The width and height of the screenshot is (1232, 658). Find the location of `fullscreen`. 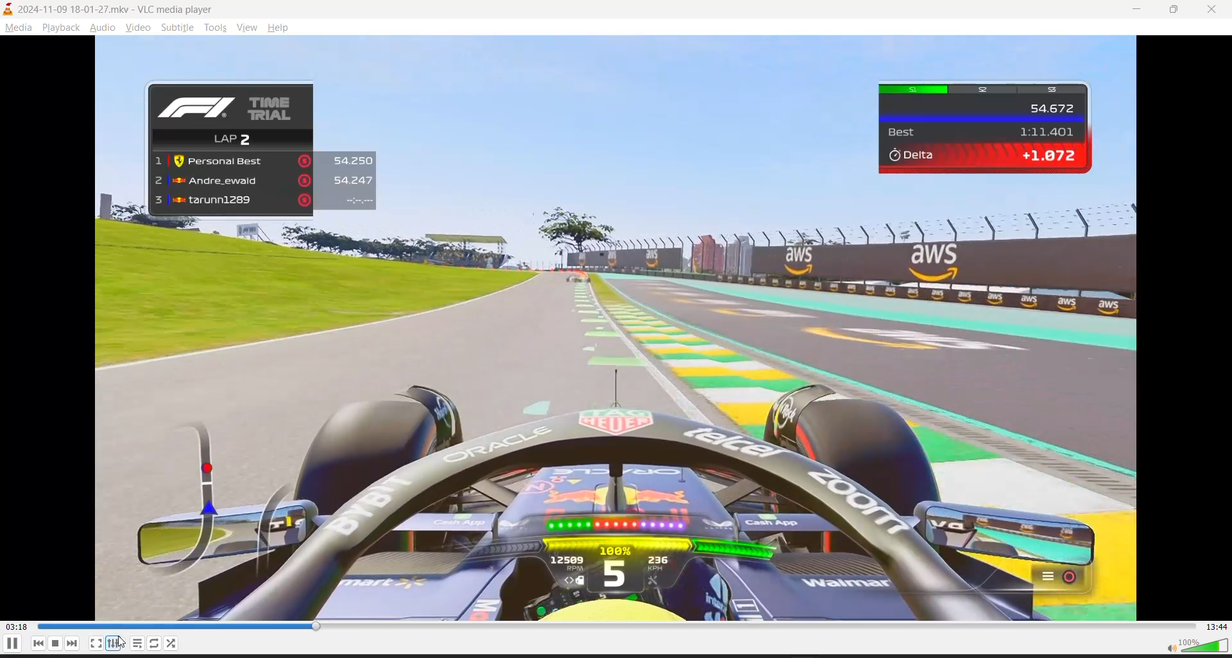

fullscreen is located at coordinates (96, 644).